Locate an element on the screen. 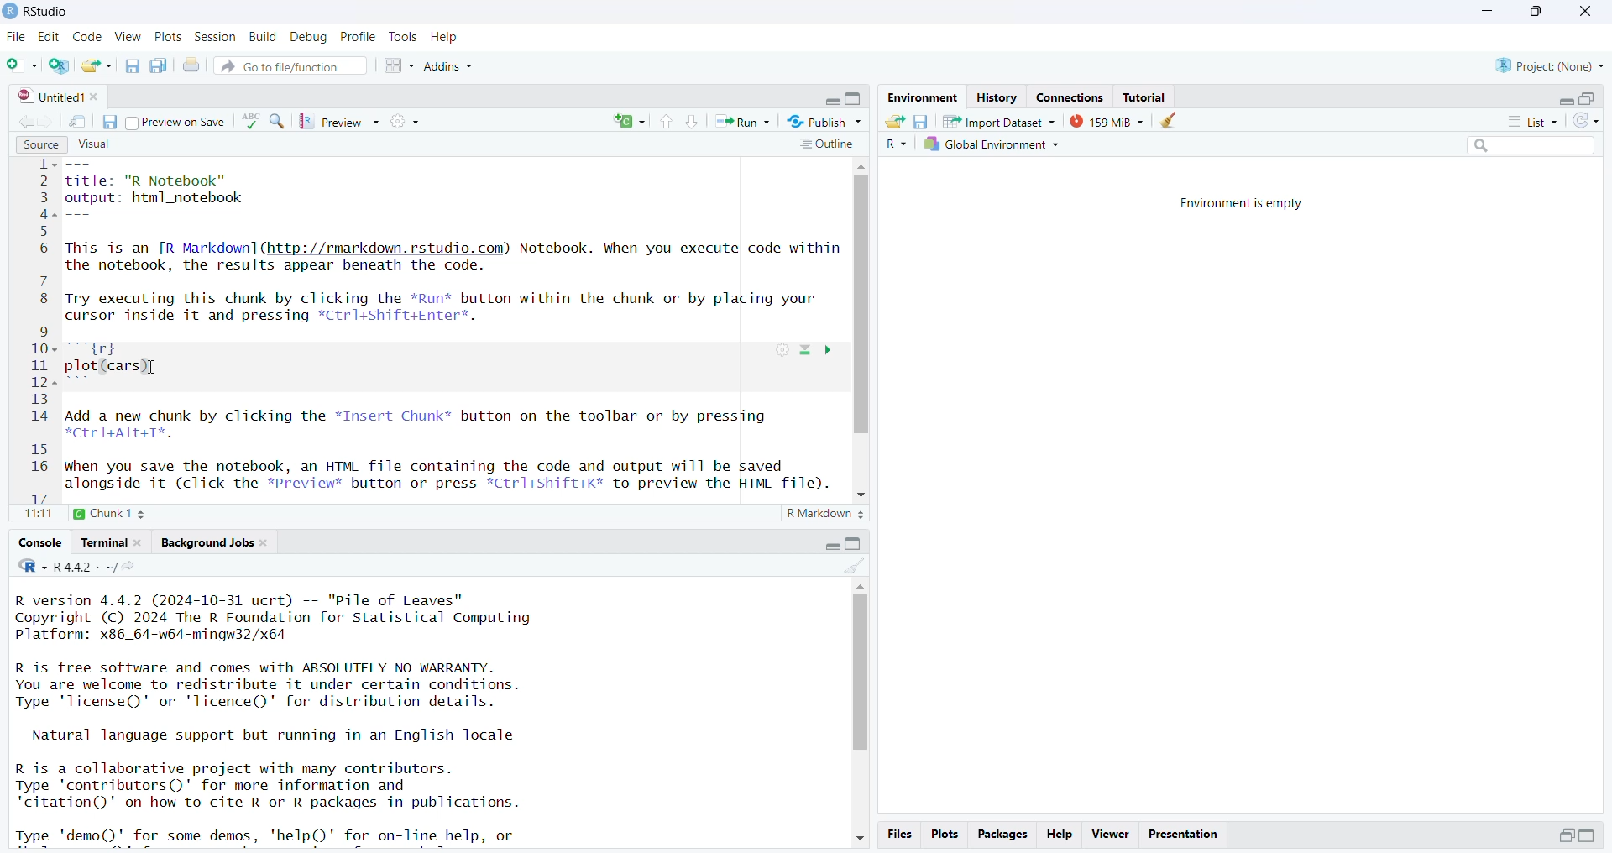 The image size is (1612, 853). 159 MB is located at coordinates (1106, 121).